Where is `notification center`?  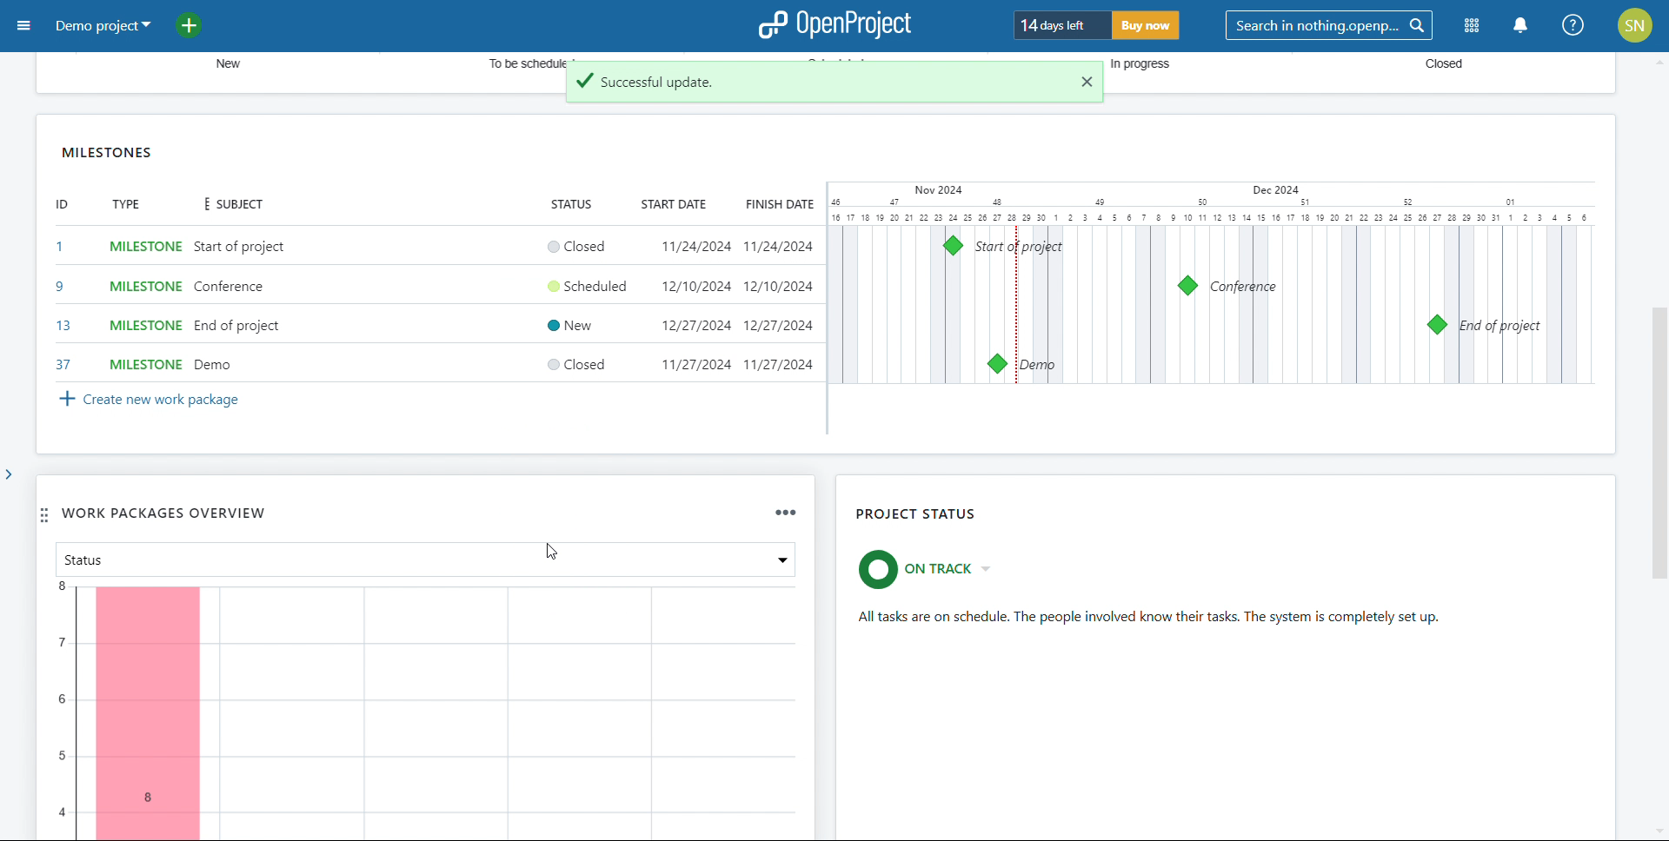 notification center is located at coordinates (1519, 26).